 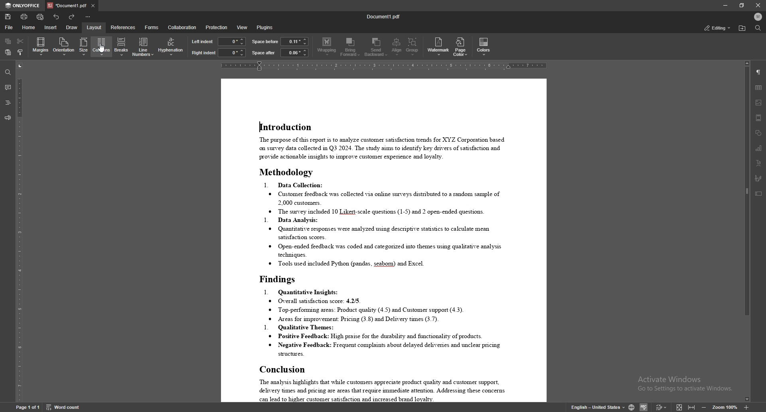 What do you see at coordinates (84, 47) in the screenshot?
I see `size` at bounding box center [84, 47].